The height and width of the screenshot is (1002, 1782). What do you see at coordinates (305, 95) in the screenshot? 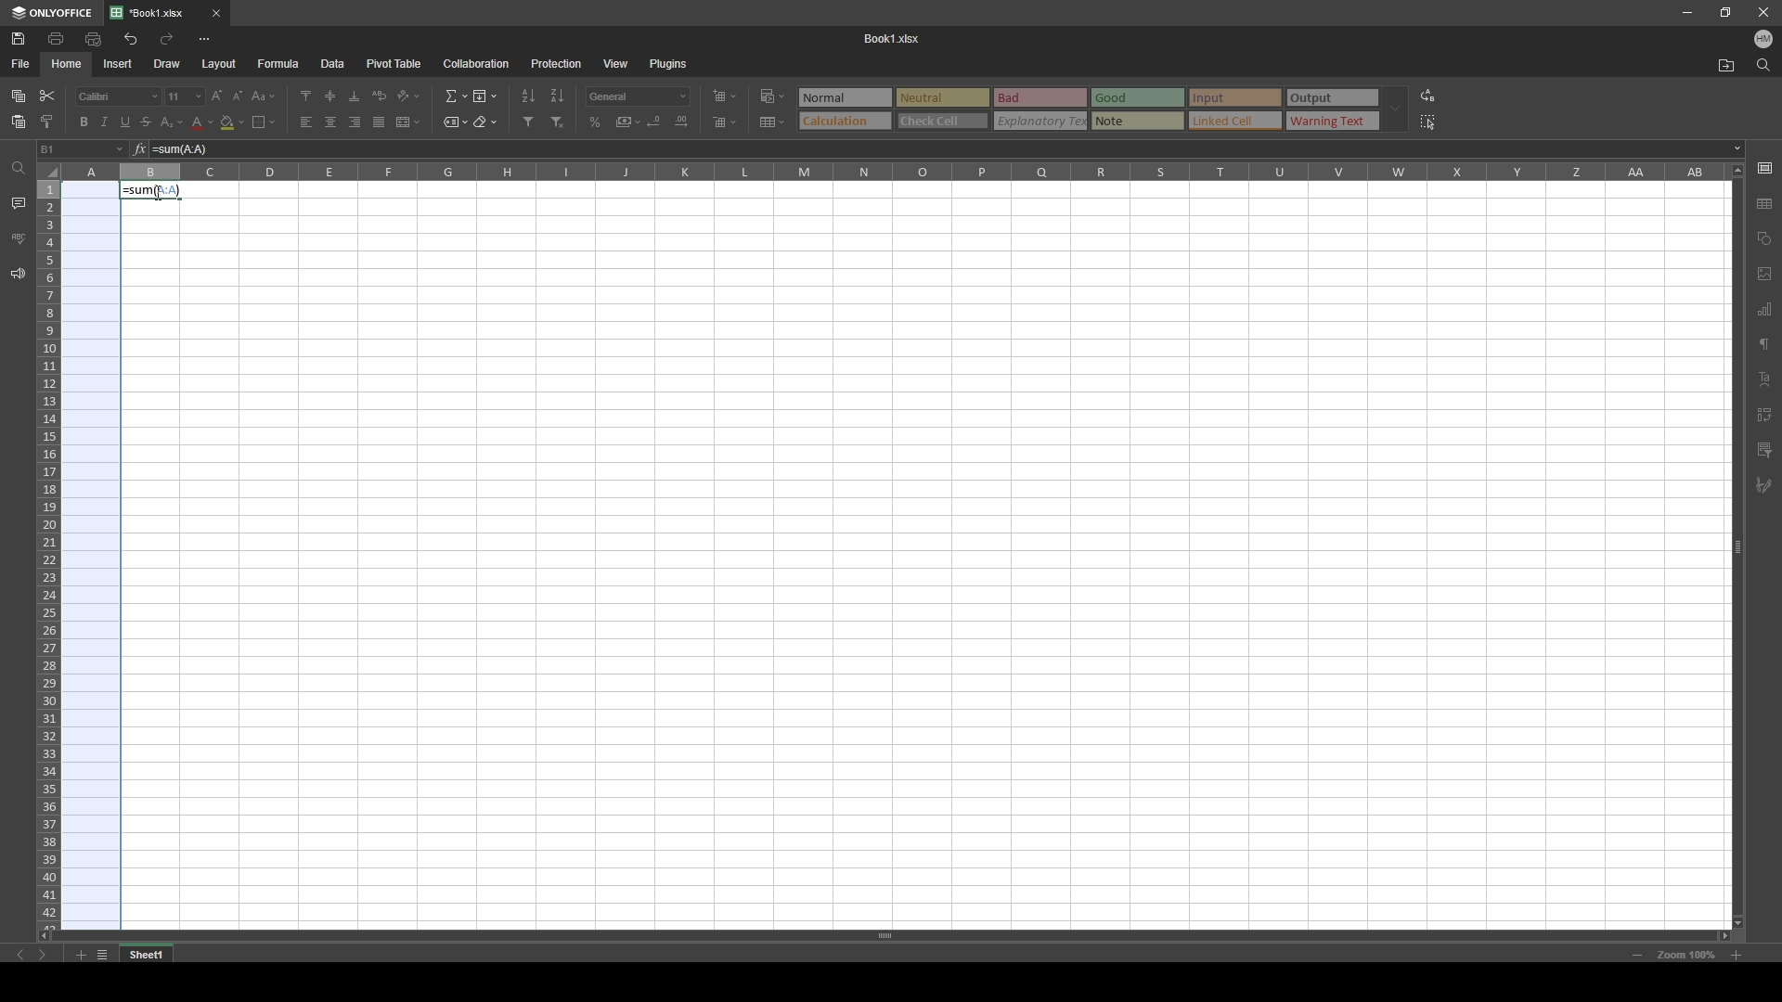
I see `align top` at bounding box center [305, 95].